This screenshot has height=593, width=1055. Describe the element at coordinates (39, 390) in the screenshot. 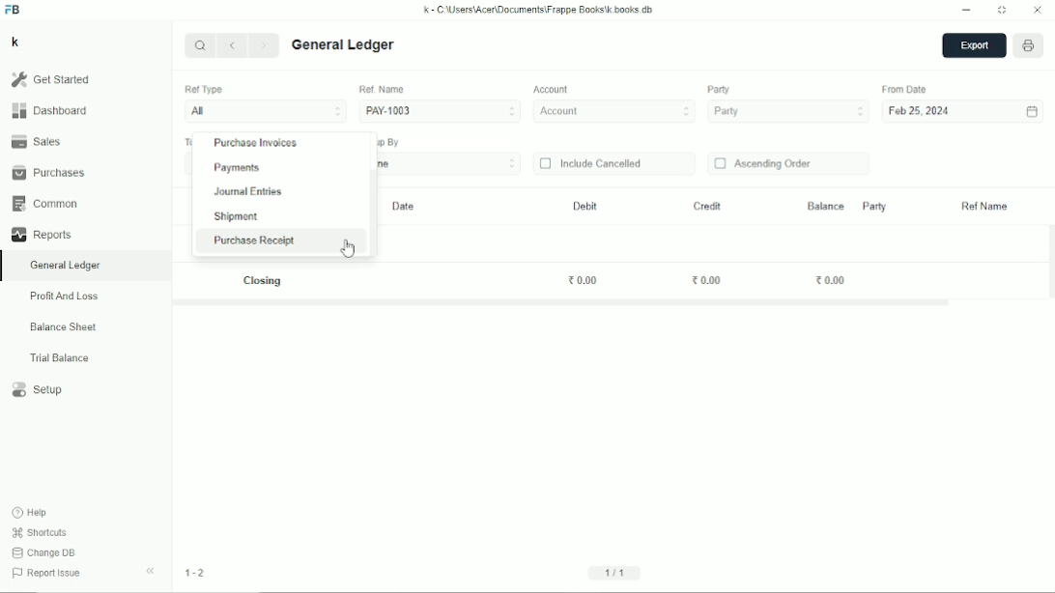

I see `Setup` at that location.